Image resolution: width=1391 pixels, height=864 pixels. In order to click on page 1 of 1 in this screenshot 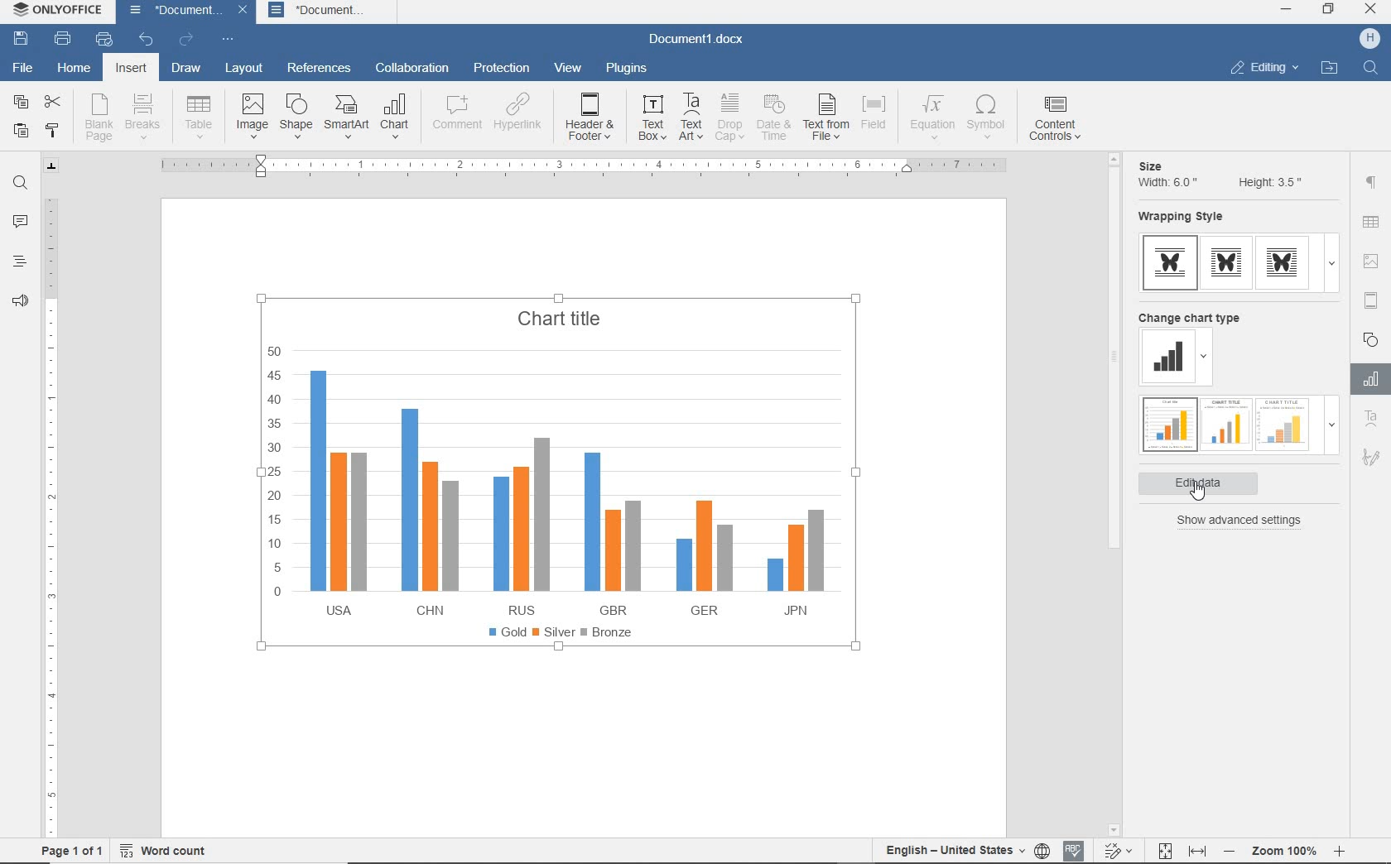, I will do `click(73, 850)`.